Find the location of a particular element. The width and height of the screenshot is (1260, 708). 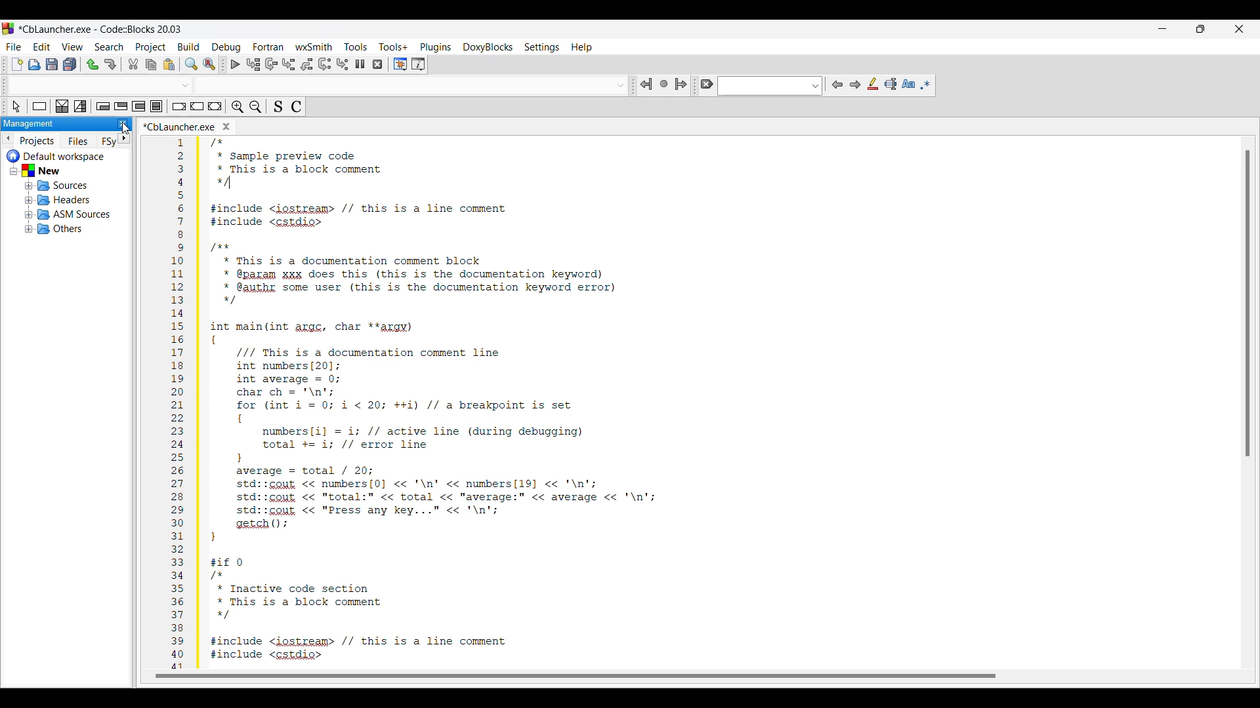

Decision is located at coordinates (62, 106).